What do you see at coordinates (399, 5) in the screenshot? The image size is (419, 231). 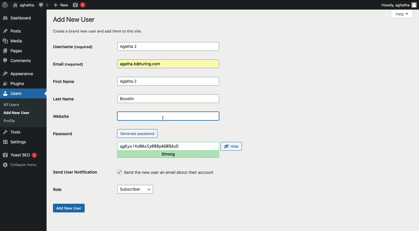 I see `Howdy, aghatha` at bounding box center [399, 5].